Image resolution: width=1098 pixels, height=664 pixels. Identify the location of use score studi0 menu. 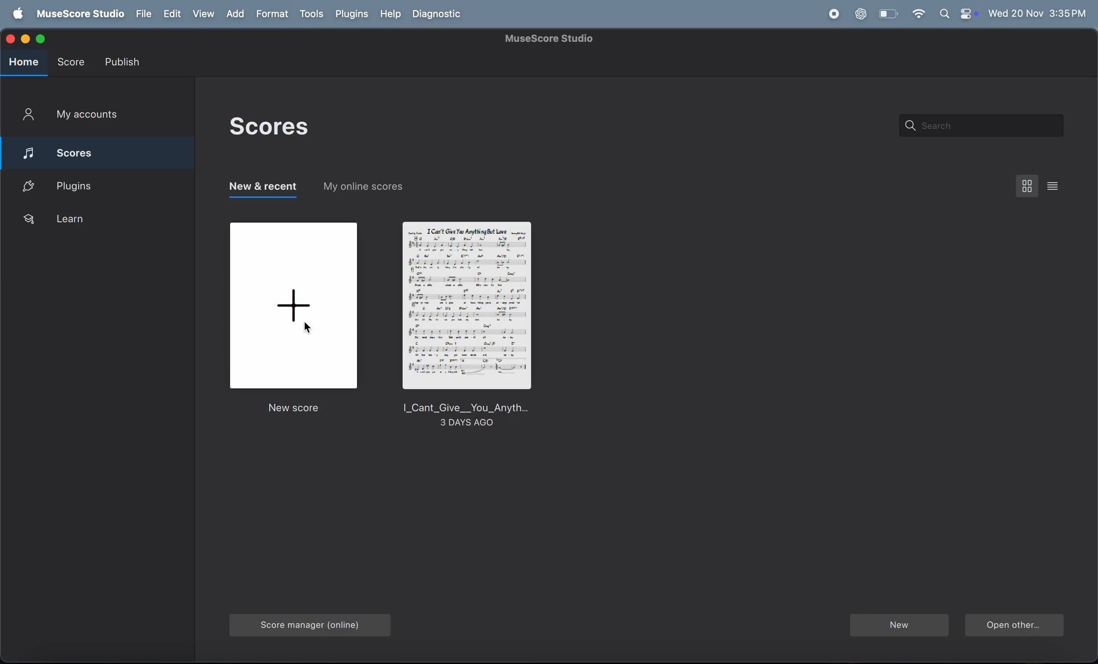
(78, 14).